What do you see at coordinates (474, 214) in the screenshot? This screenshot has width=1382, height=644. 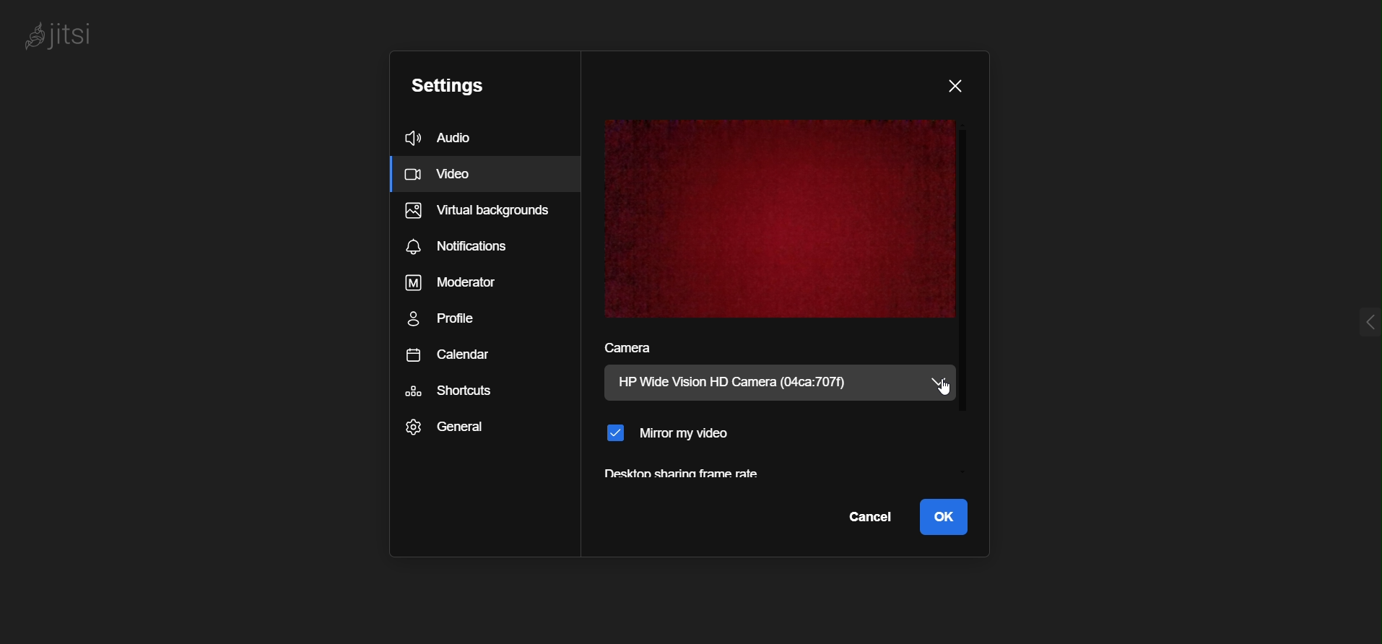 I see `virtual background` at bounding box center [474, 214].